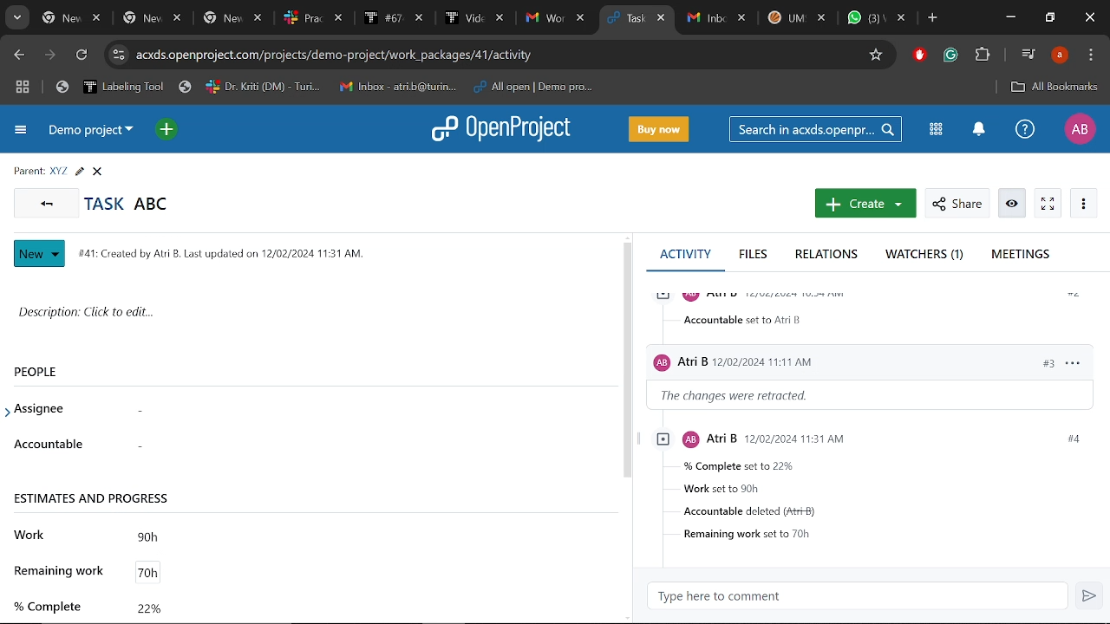  I want to click on Expand project menu, so click(19, 132).